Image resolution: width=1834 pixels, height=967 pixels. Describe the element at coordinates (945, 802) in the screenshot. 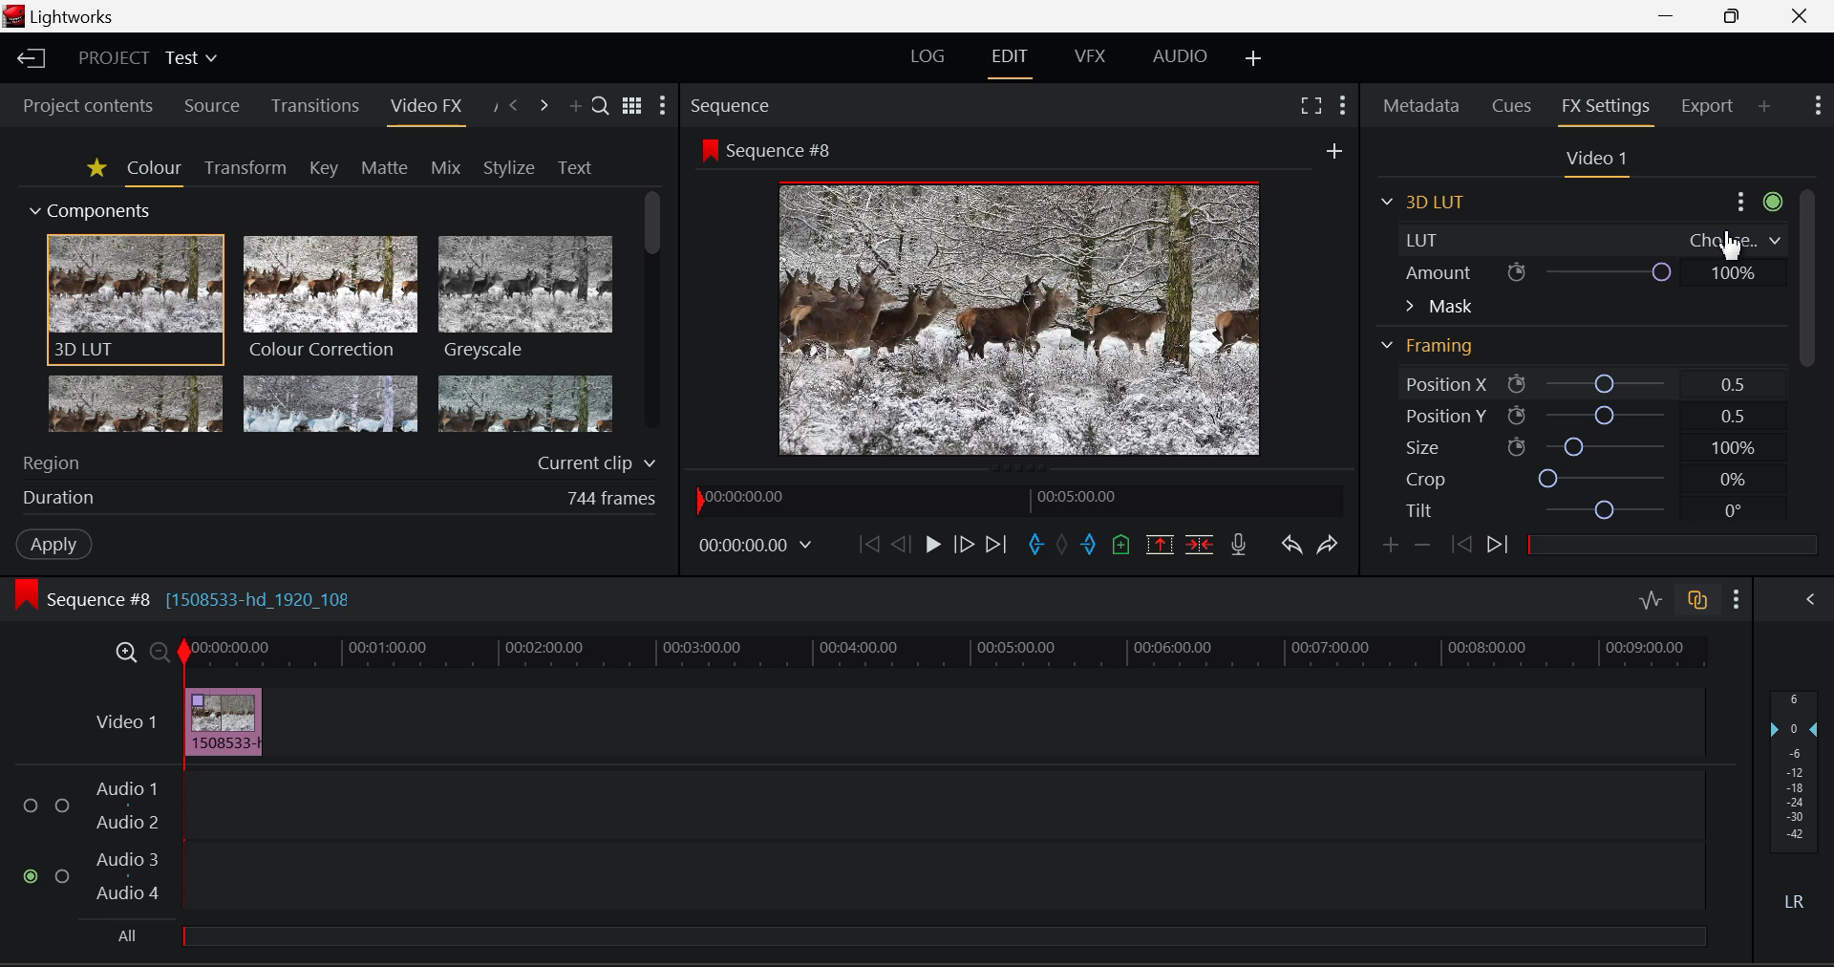

I see `Audio Track` at that location.